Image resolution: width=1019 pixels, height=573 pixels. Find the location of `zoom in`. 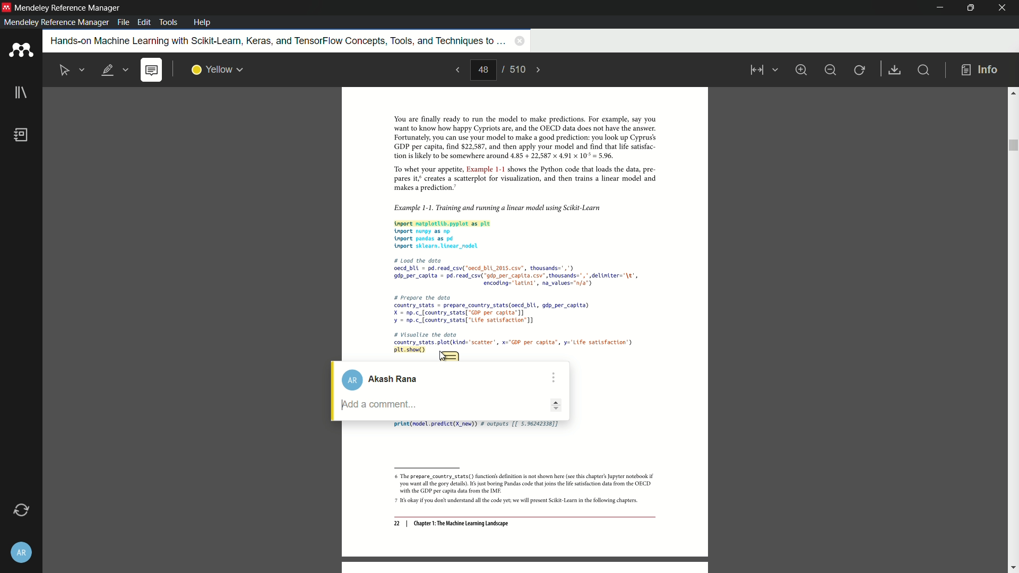

zoom in is located at coordinates (800, 70).